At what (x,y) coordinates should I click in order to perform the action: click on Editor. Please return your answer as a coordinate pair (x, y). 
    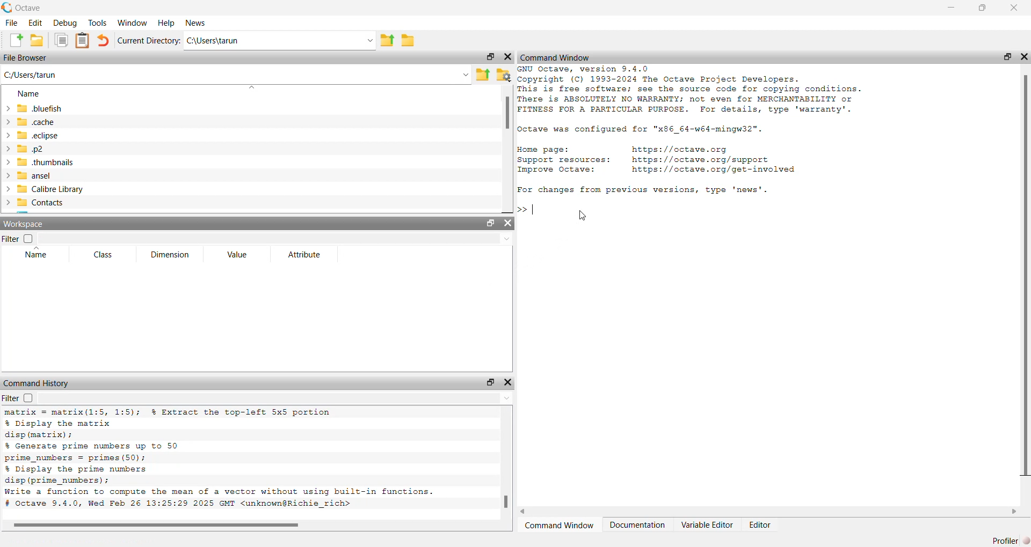
    Looking at the image, I should click on (761, 525).